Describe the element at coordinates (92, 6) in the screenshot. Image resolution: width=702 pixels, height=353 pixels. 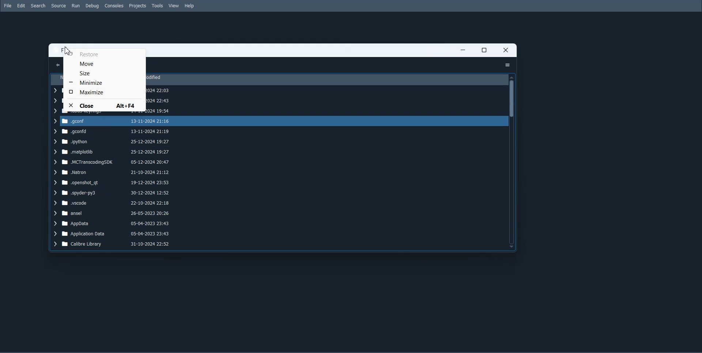
I see `Debug` at that location.